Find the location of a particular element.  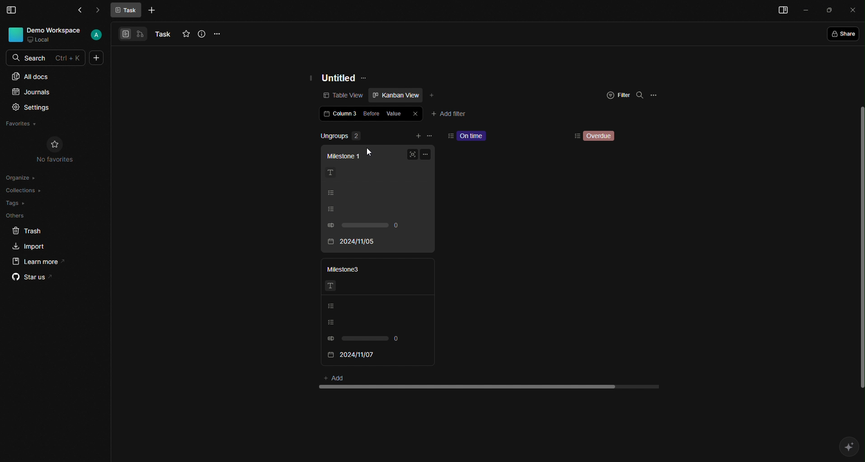

Menu bar is located at coordinates (780, 11).